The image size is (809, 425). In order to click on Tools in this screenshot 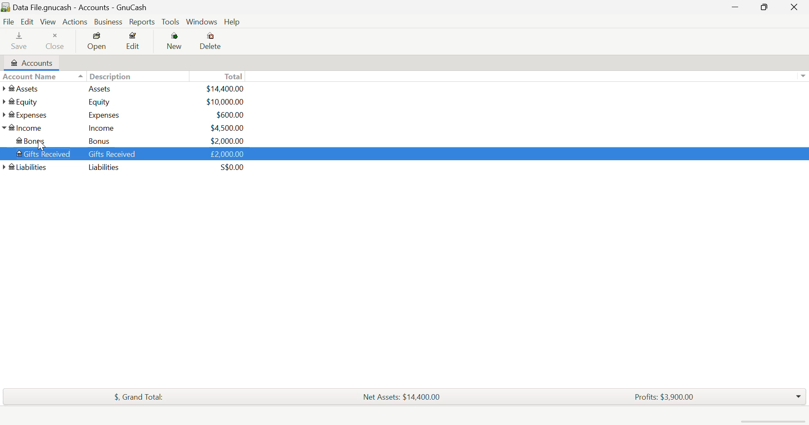, I will do `click(171, 22)`.